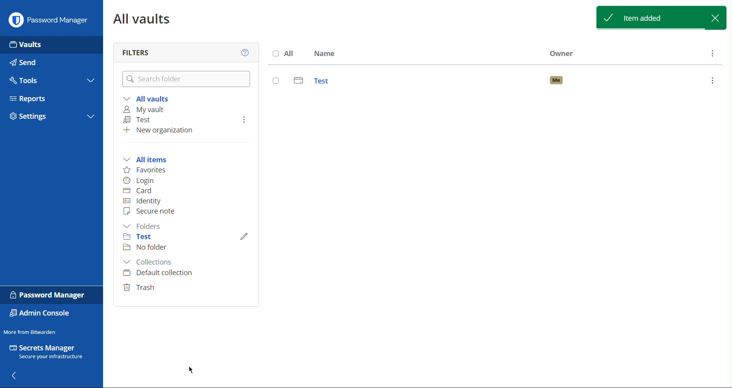 The width and height of the screenshot is (732, 388). What do you see at coordinates (140, 181) in the screenshot?
I see `Login` at bounding box center [140, 181].